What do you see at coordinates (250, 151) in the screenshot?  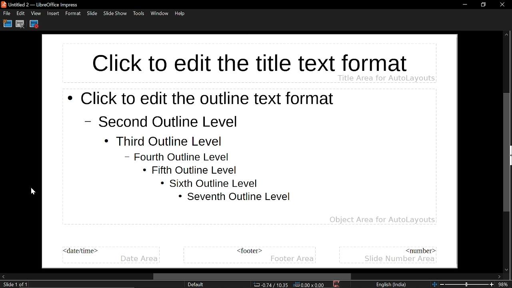 I see `Master slide view` at bounding box center [250, 151].